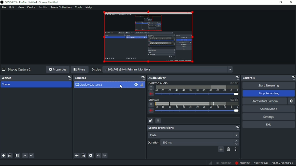 The width and height of the screenshot is (296, 166). I want to click on Video Preview, so click(148, 37).